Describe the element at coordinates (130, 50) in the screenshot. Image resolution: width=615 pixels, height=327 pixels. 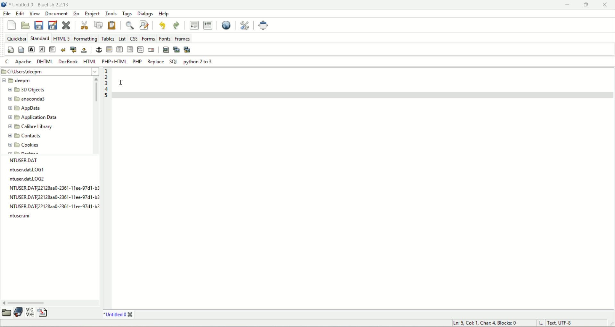
I see `right justify` at that location.